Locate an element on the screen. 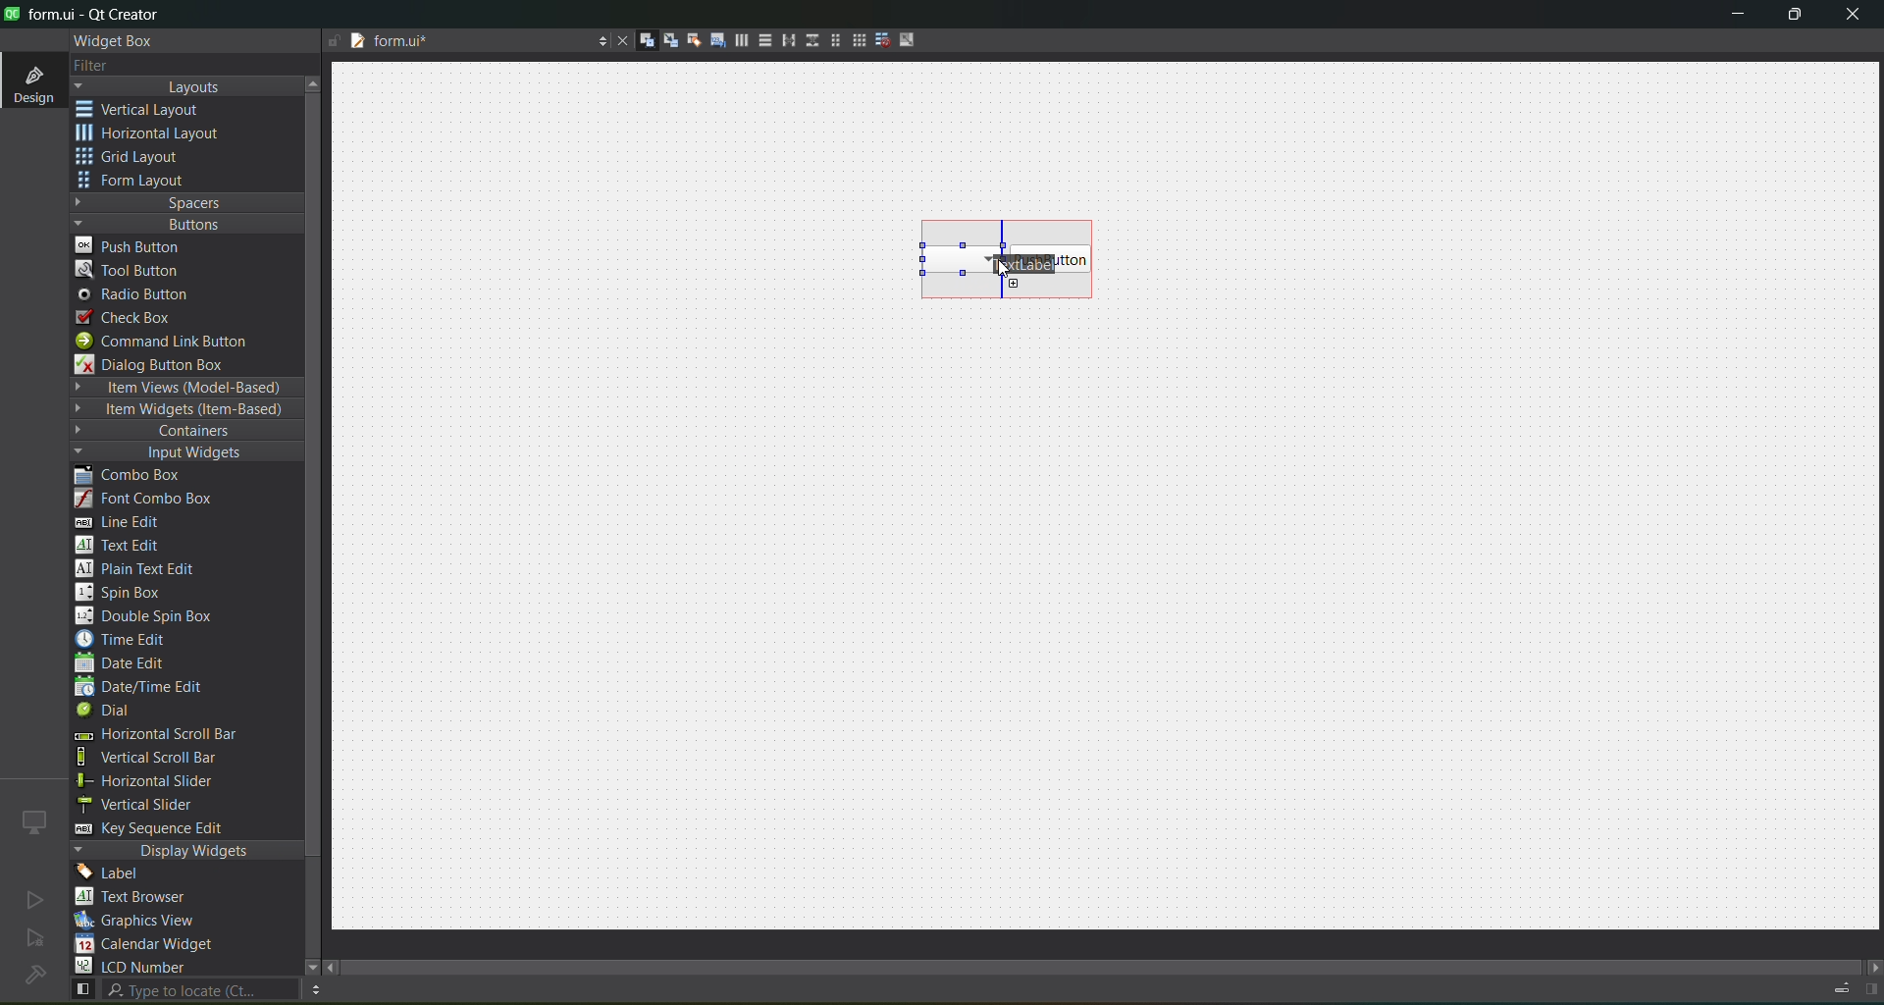 This screenshot has width=1884, height=1005. break layout is located at coordinates (877, 41).